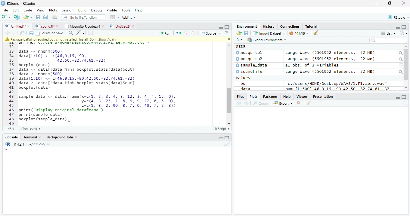 Image resolution: width=410 pixels, height=216 pixels. Describe the element at coordinates (331, 59) in the screenshot. I see `Large wave (5501952 elements, 22 MB)` at that location.